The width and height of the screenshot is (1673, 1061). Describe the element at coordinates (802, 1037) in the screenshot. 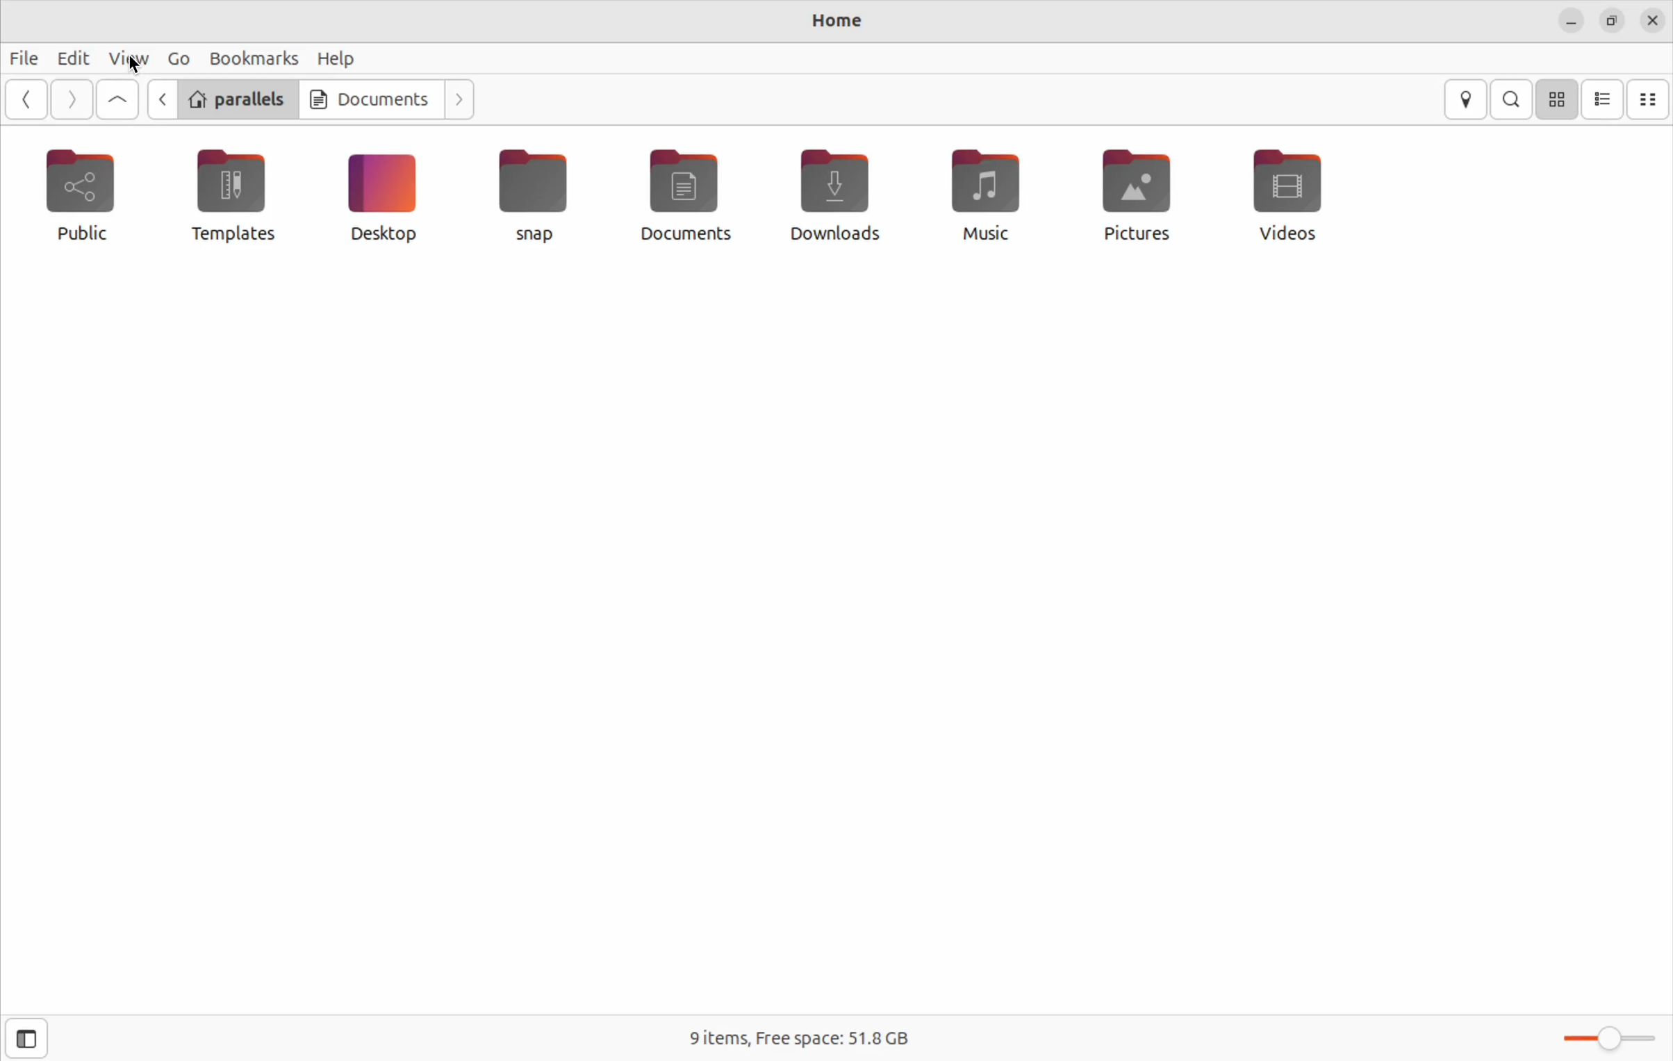

I see `free space` at that location.